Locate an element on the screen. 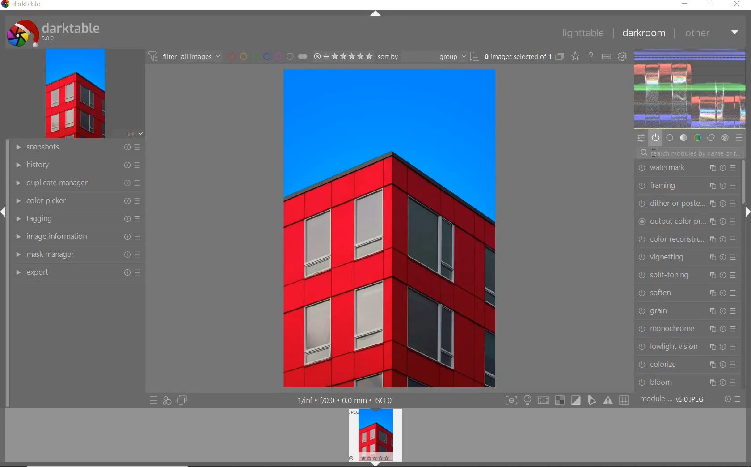 The height and width of the screenshot is (467, 751). other is located at coordinates (712, 32).